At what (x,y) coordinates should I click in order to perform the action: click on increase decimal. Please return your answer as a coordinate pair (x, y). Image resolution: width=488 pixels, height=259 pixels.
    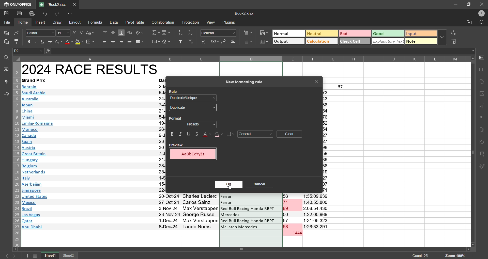
    Looking at the image, I should click on (234, 41).